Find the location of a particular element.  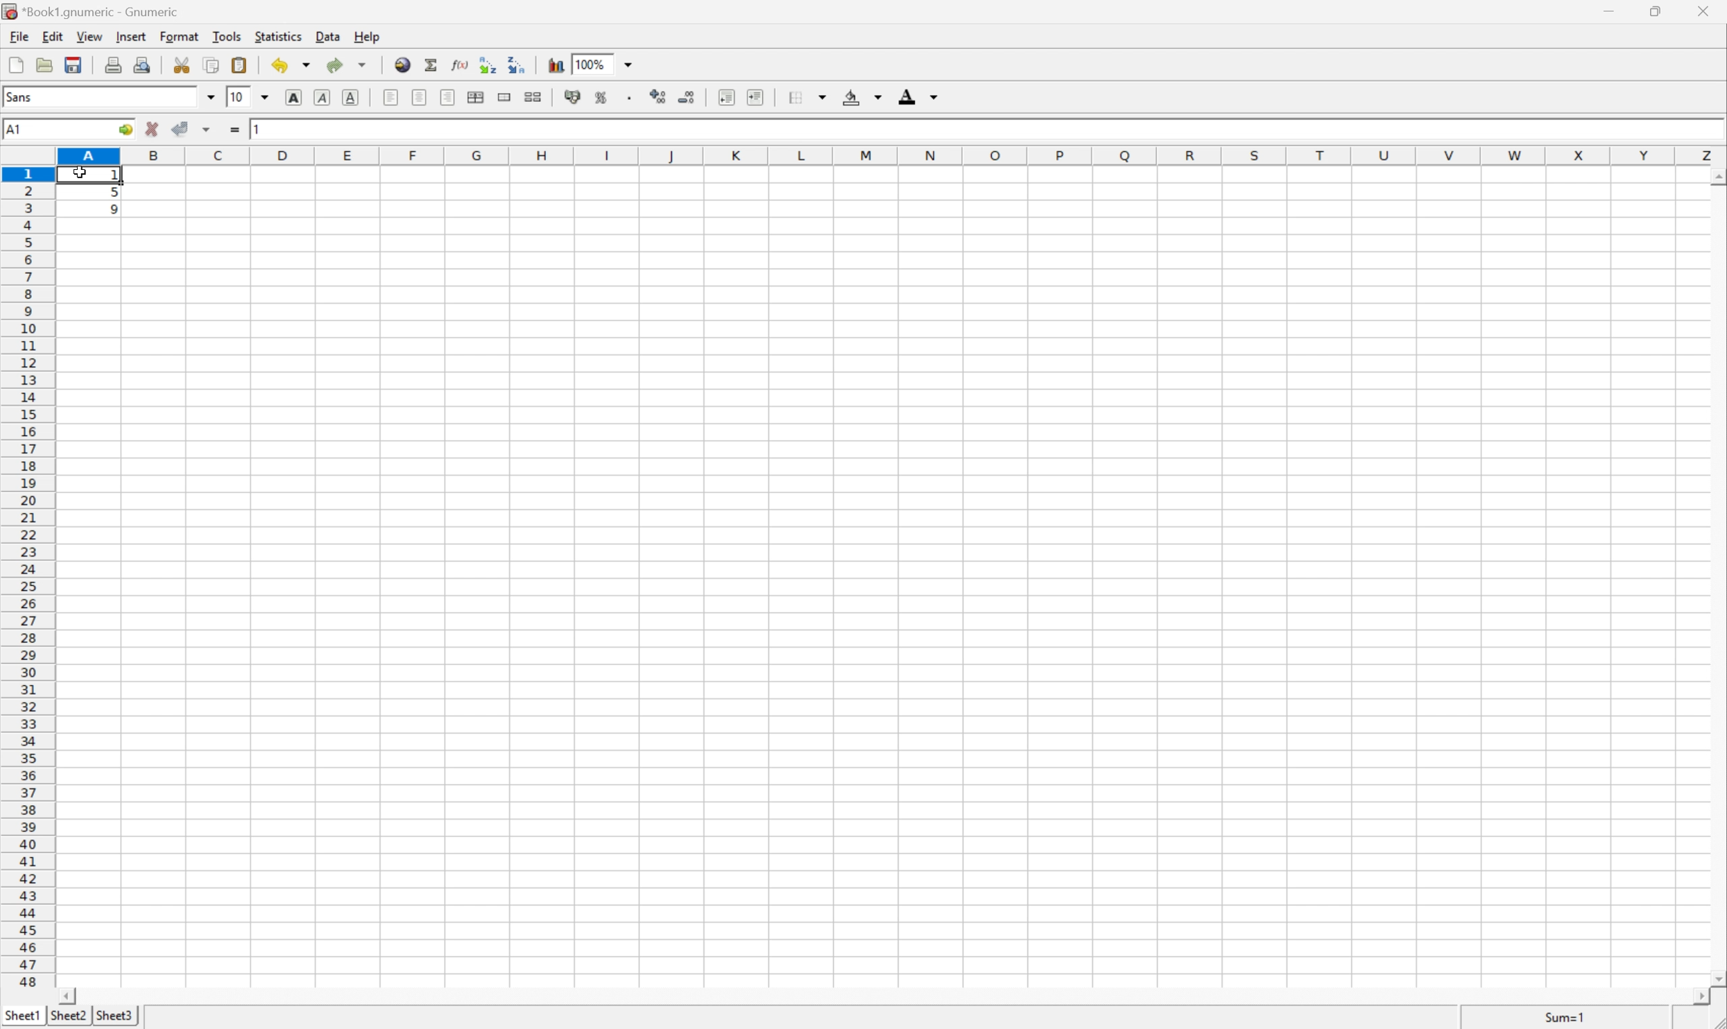

help is located at coordinates (368, 36).